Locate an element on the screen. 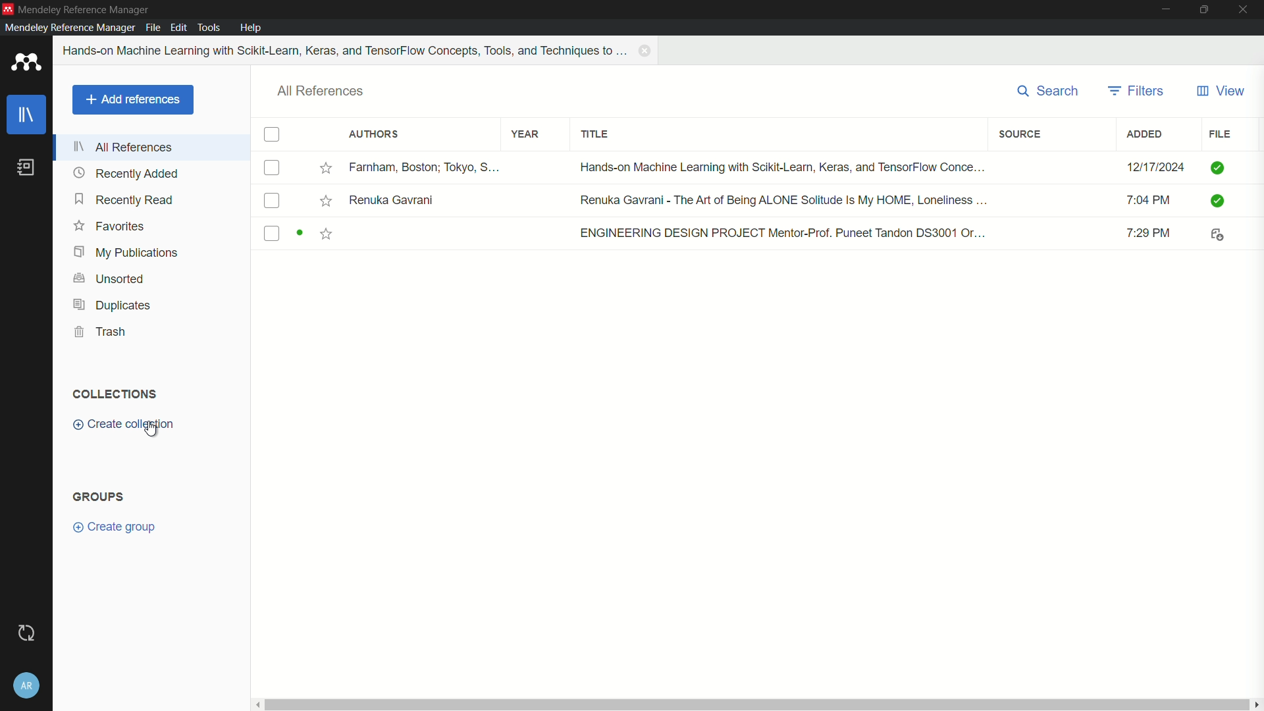 This screenshot has width=1264, height=711. unsorted is located at coordinates (111, 277).